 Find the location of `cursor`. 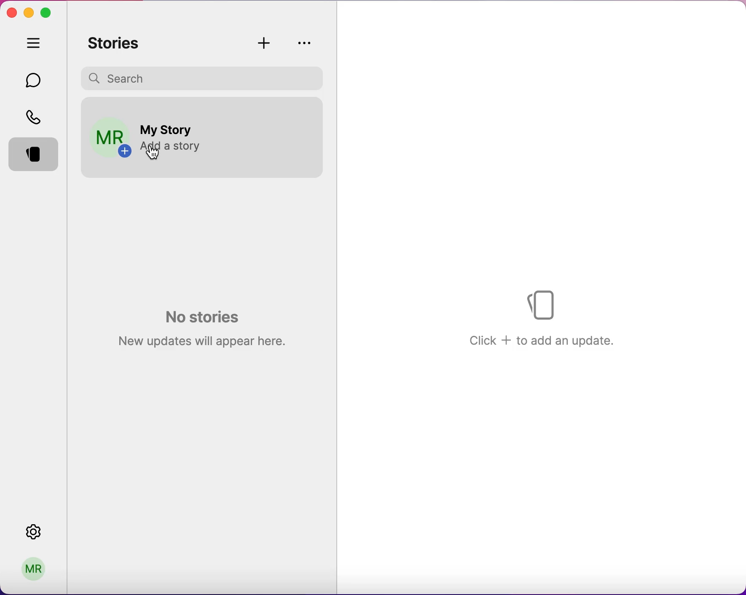

cursor is located at coordinates (156, 155).